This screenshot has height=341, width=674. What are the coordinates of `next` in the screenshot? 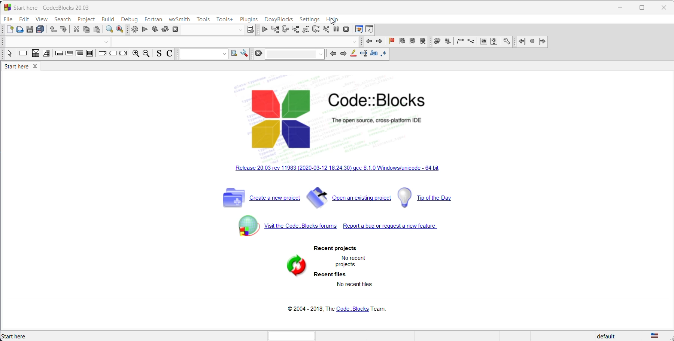 It's located at (380, 42).